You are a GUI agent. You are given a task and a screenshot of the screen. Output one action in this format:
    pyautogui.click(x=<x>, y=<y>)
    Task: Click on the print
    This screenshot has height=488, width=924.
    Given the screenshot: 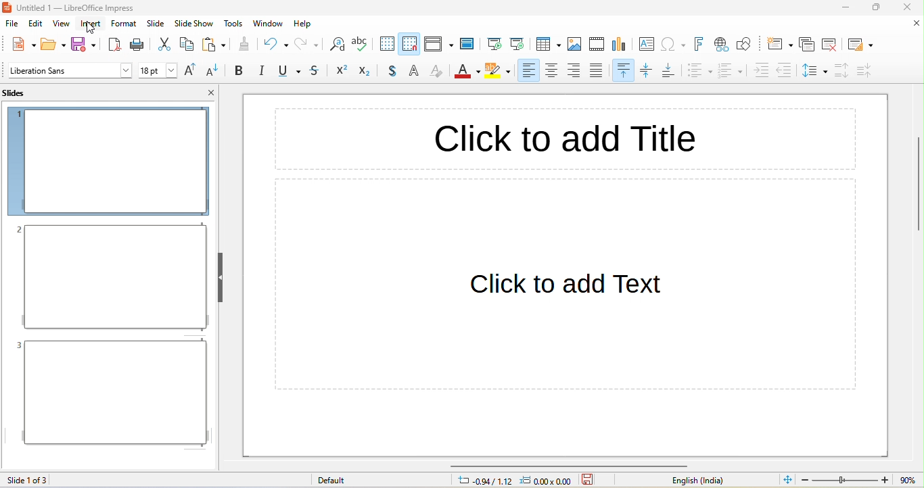 What is the action you would take?
    pyautogui.click(x=139, y=44)
    